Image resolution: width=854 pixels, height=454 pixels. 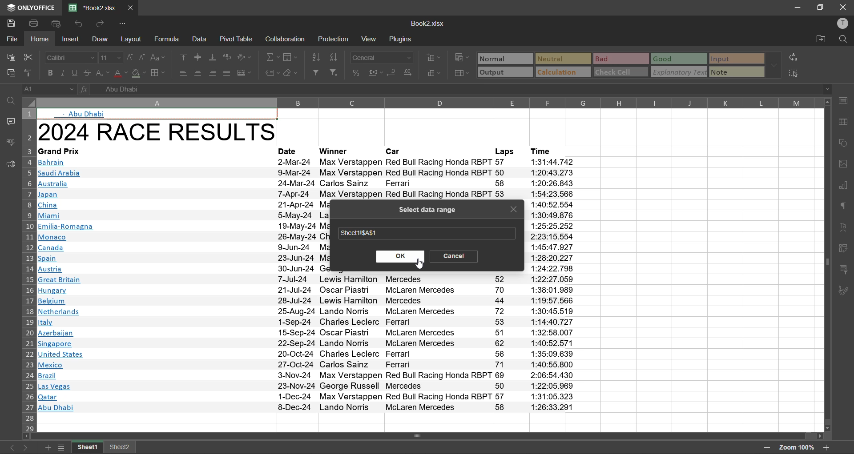 I want to click on table, so click(x=843, y=122).